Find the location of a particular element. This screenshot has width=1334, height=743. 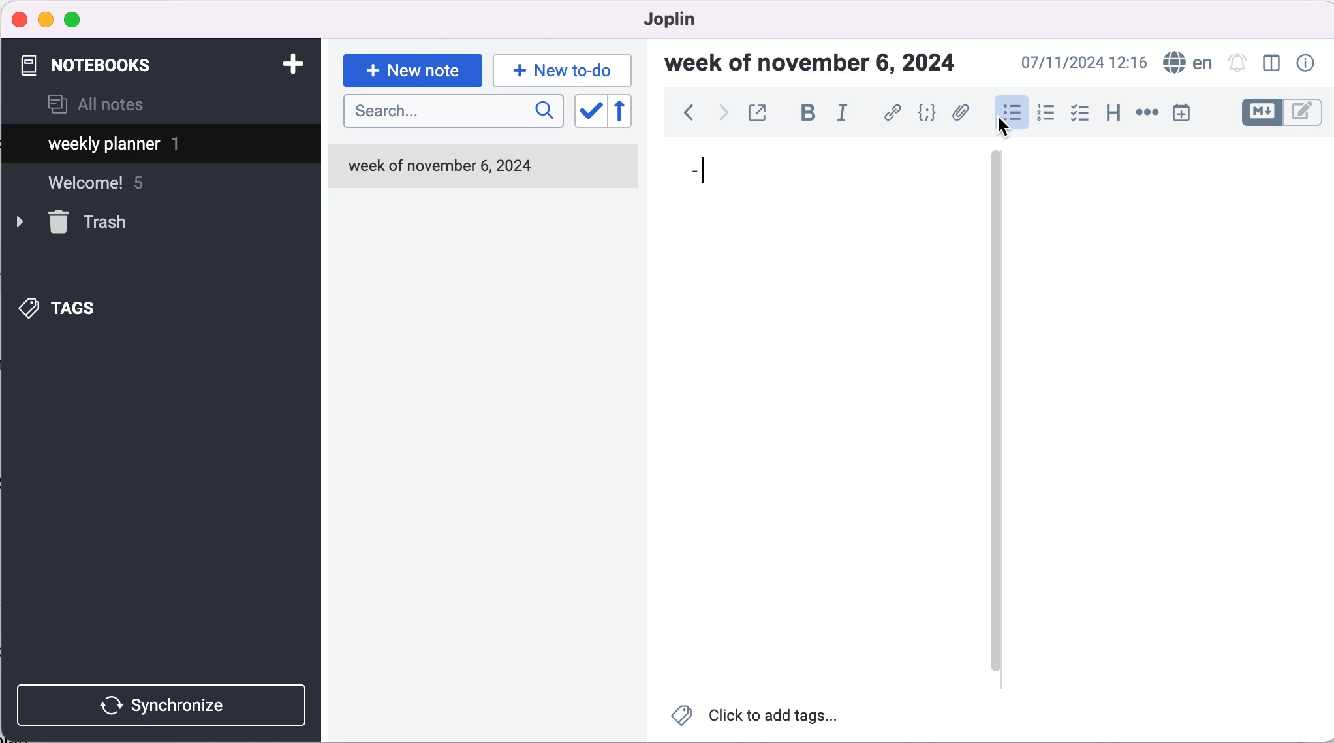

hyperlink is located at coordinates (893, 115).